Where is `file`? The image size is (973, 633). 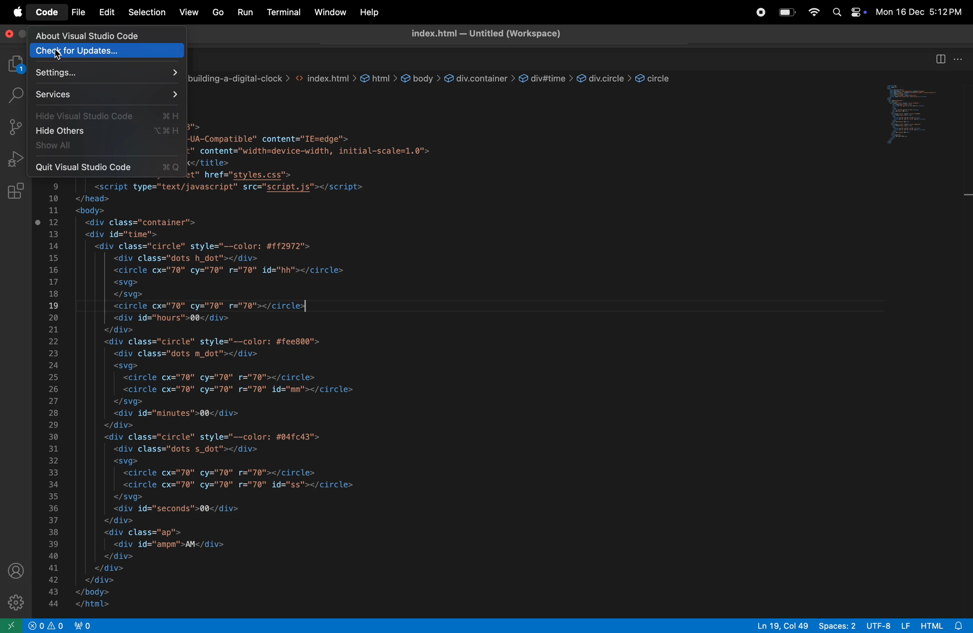
file is located at coordinates (76, 13).